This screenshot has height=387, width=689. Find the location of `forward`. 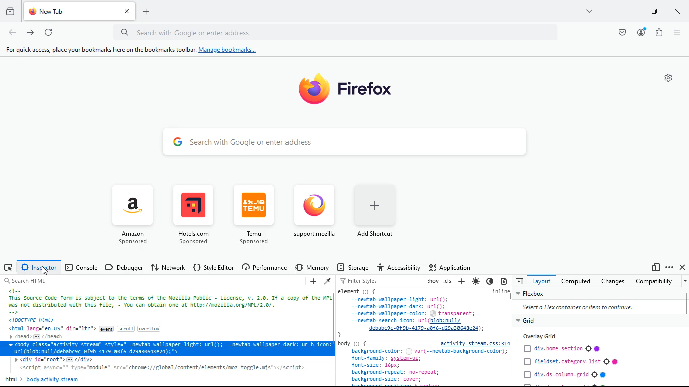

forward is located at coordinates (30, 34).